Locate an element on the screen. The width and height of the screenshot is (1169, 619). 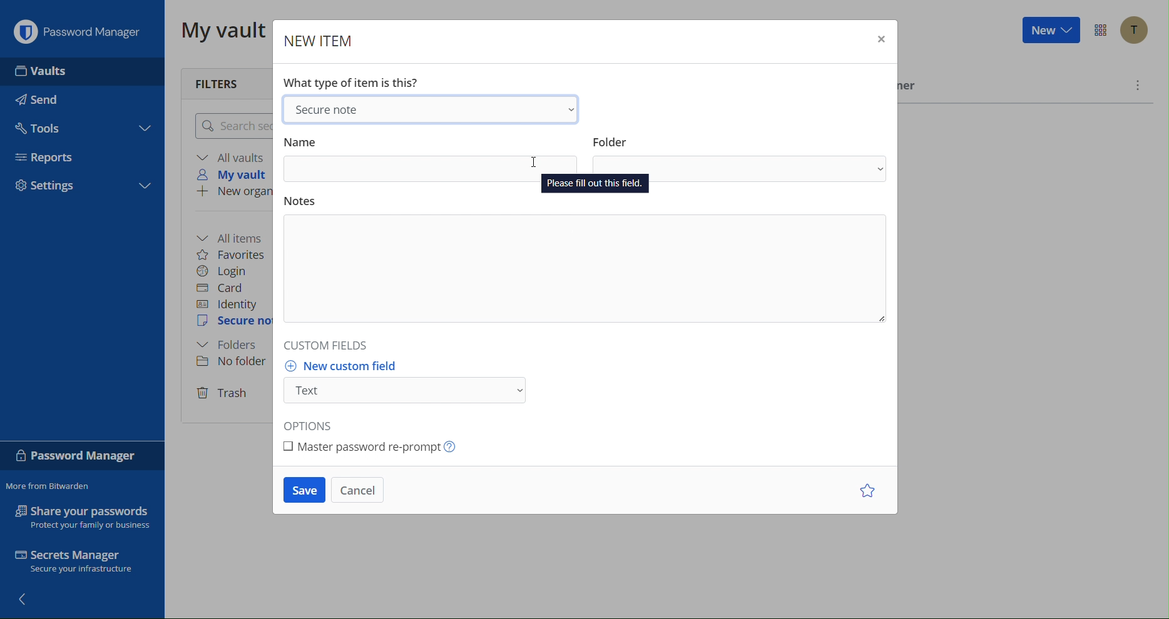
New organization is located at coordinates (233, 193).